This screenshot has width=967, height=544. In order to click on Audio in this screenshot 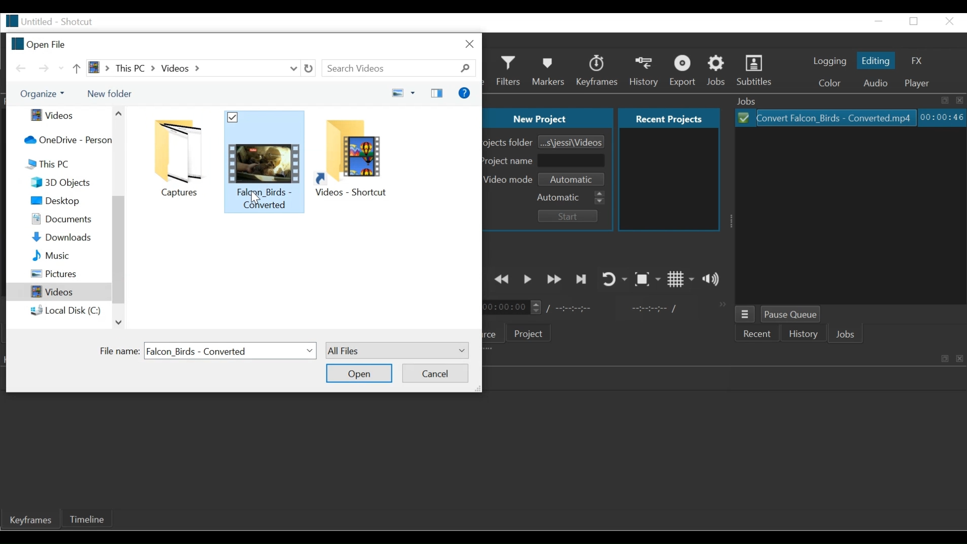, I will do `click(877, 83)`.